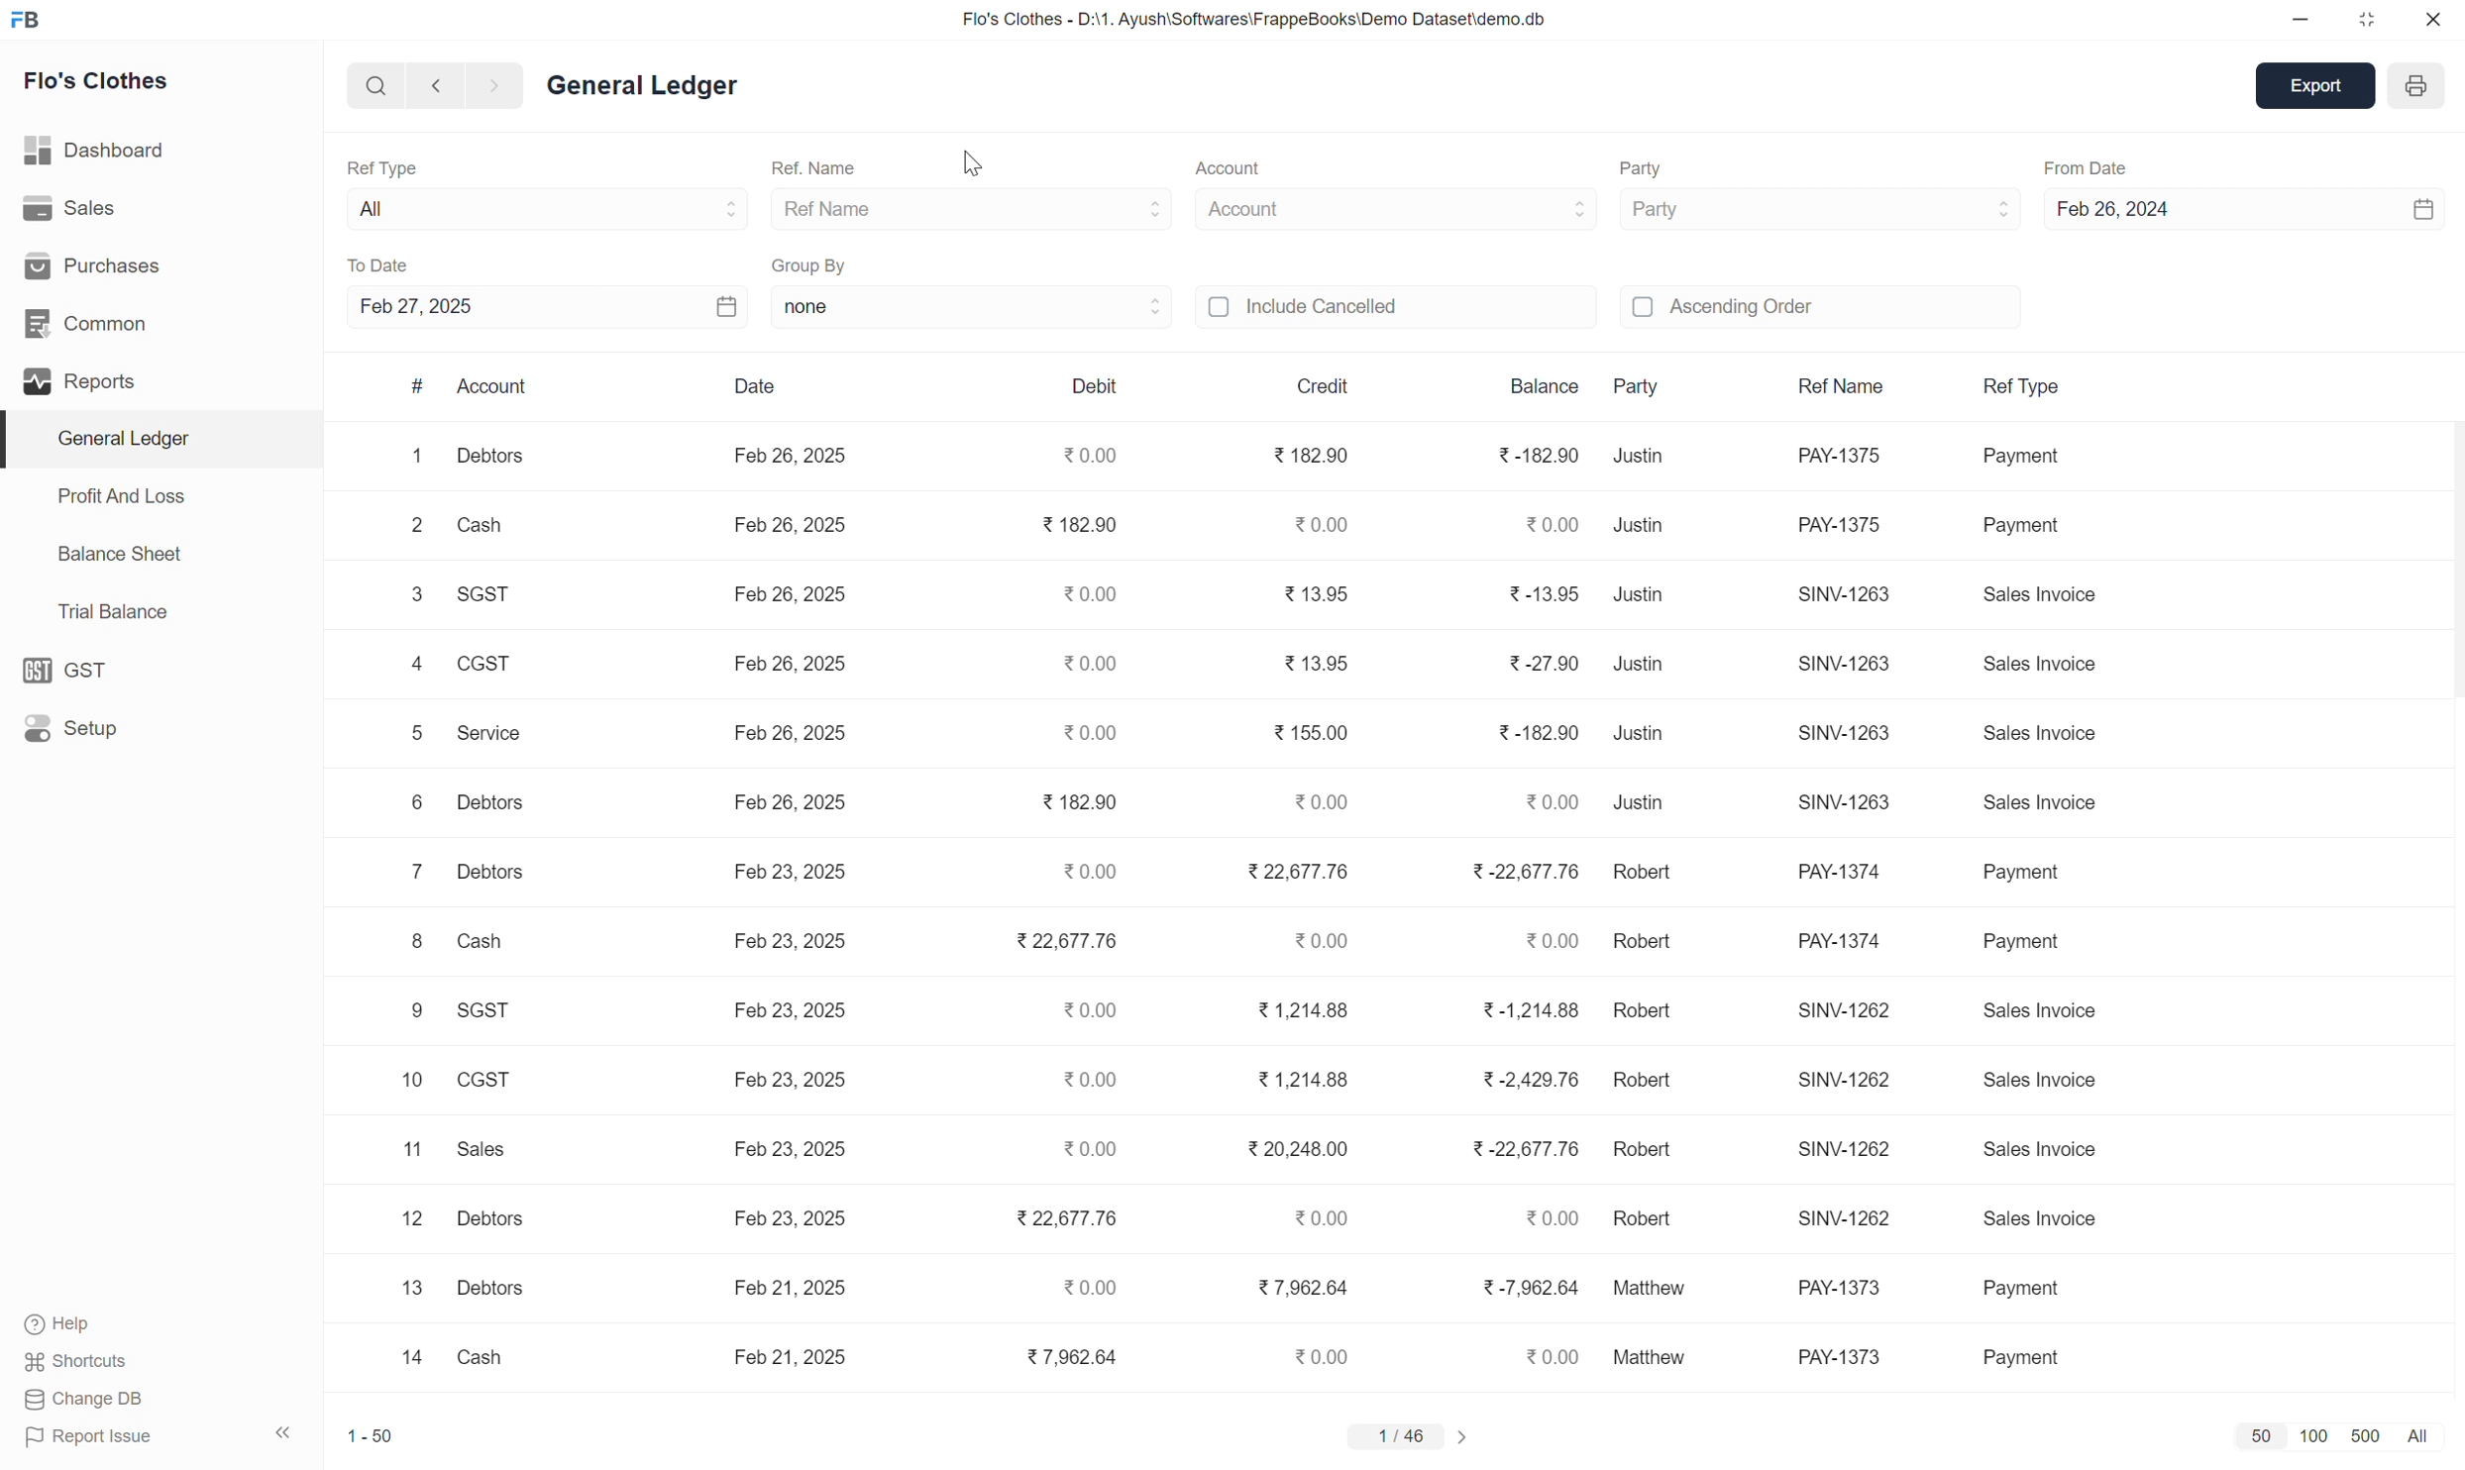 The width and height of the screenshot is (2465, 1470). What do you see at coordinates (1325, 528) in the screenshot?
I see `0.00` at bounding box center [1325, 528].